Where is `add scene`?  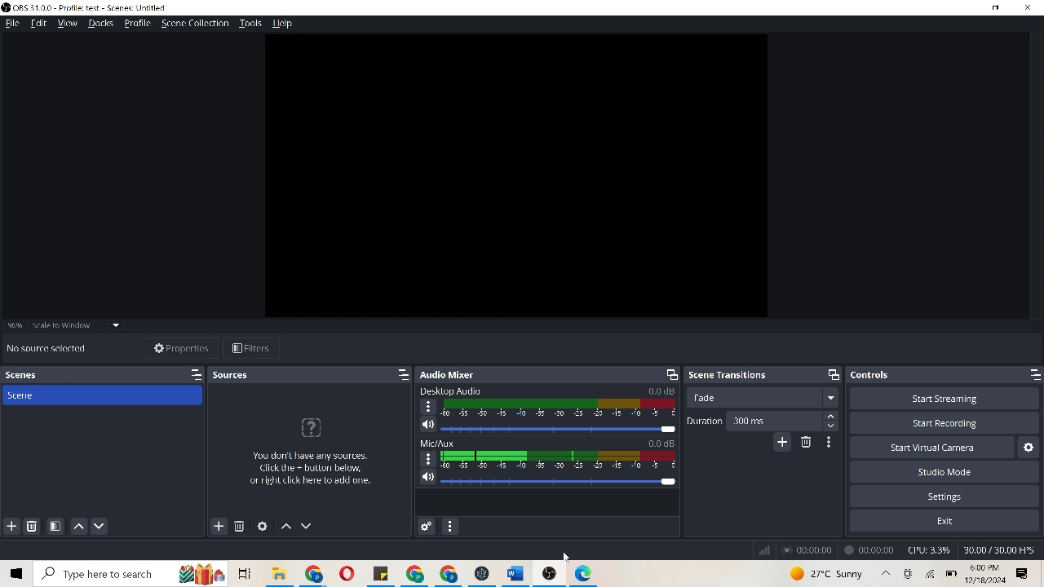
add scene is located at coordinates (11, 525).